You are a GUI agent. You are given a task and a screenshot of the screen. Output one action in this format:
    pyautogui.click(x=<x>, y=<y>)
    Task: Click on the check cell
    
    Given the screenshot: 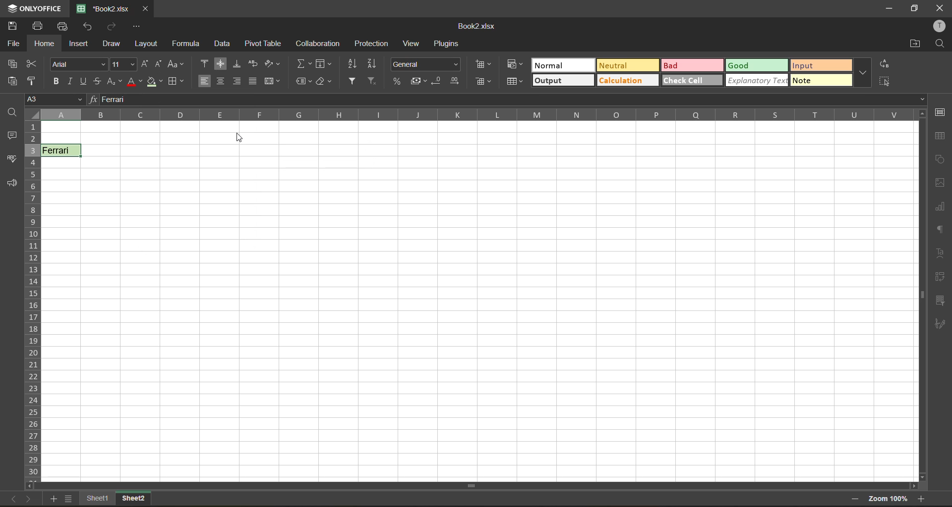 What is the action you would take?
    pyautogui.click(x=693, y=81)
    